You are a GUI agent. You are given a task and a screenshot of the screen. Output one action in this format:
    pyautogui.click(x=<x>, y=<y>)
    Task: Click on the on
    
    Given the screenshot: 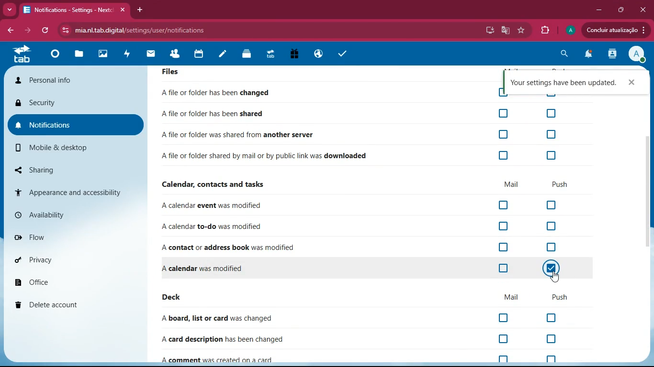 What is the action you would take?
    pyautogui.click(x=552, y=270)
    